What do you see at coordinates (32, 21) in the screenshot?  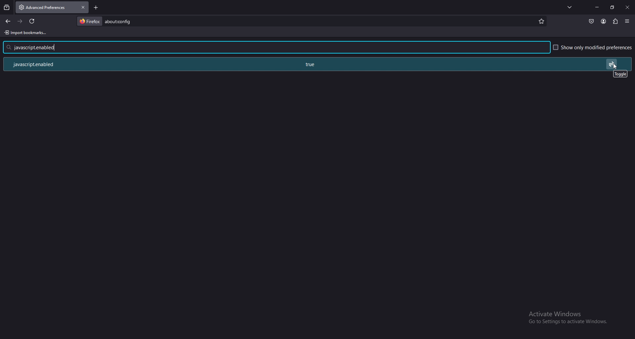 I see `refresh` at bounding box center [32, 21].